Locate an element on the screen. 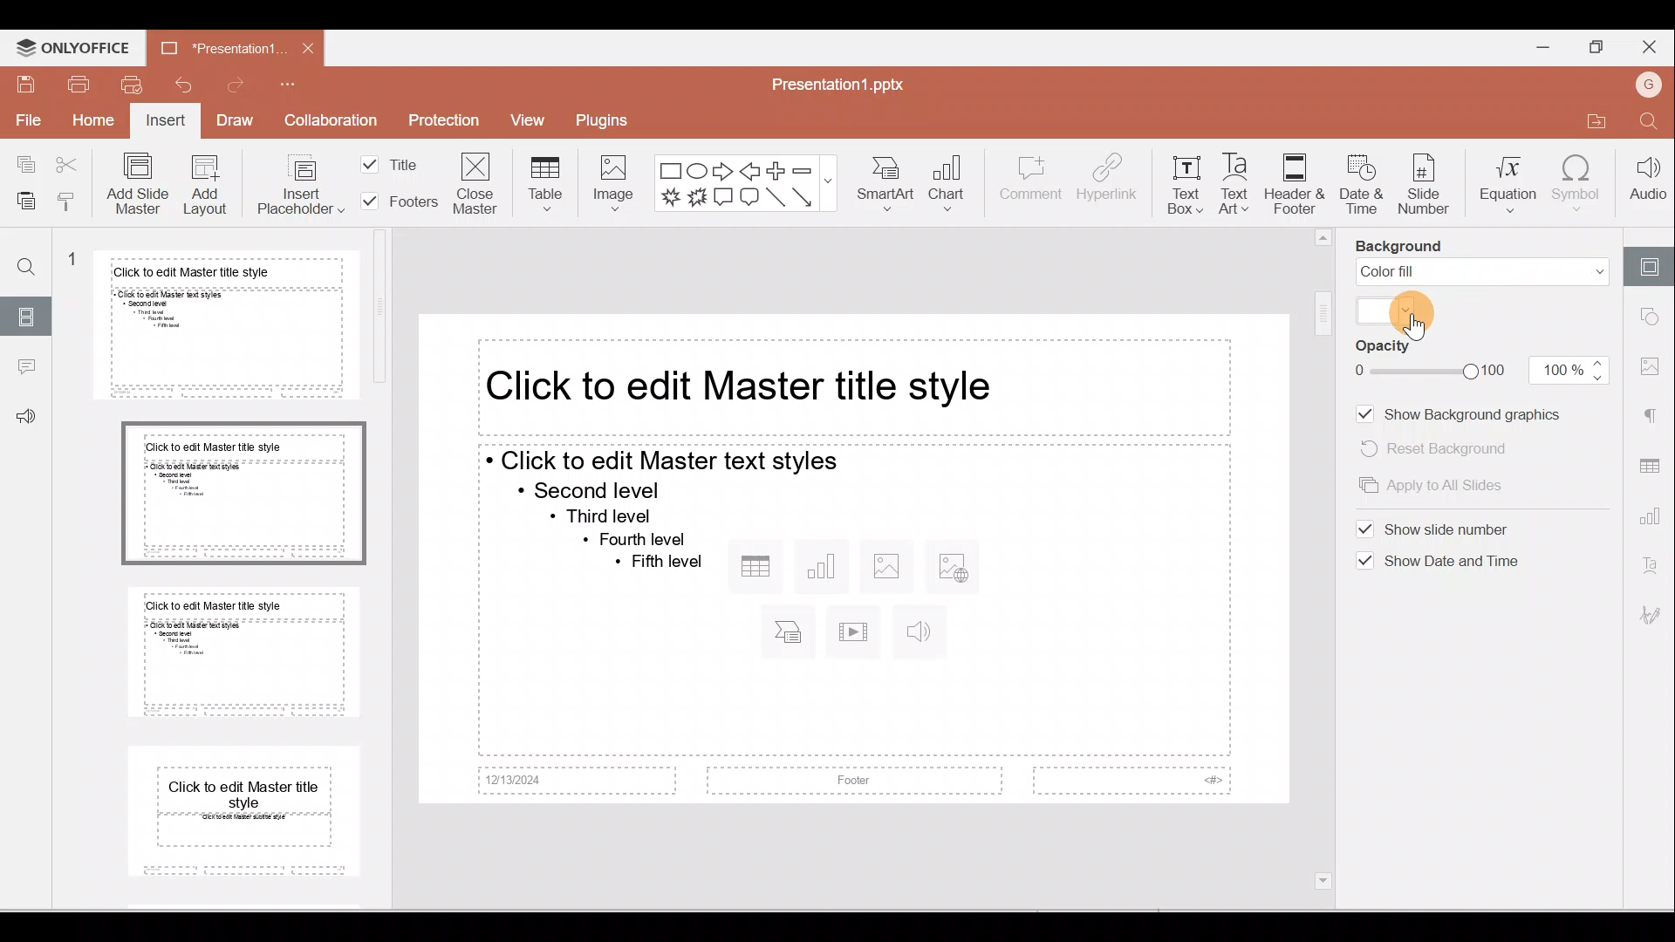 The image size is (1675, 942). Background is located at coordinates (1403, 246).